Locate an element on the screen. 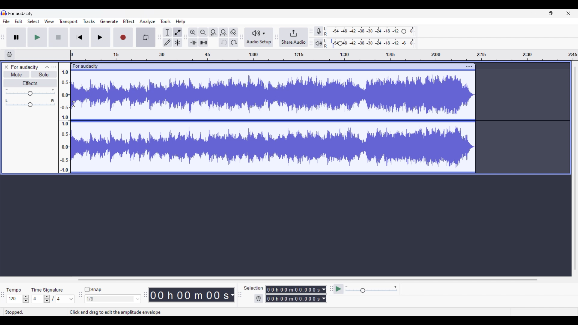 This screenshot has width=578, height=325. Track highlighted due to Envelop tool is located at coordinates (275, 122).